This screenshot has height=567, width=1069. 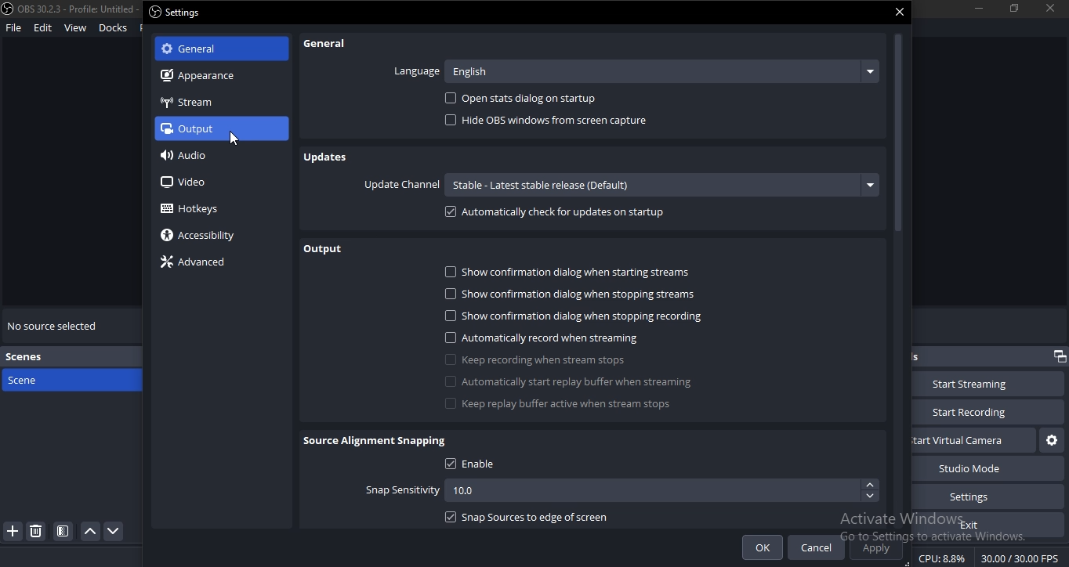 I want to click on update channel, so click(x=618, y=185).